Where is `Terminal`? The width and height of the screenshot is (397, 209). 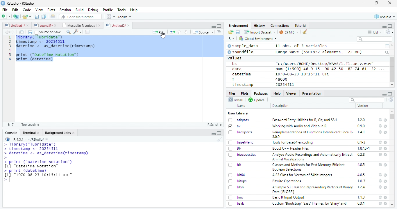
Terminal is located at coordinates (31, 133).